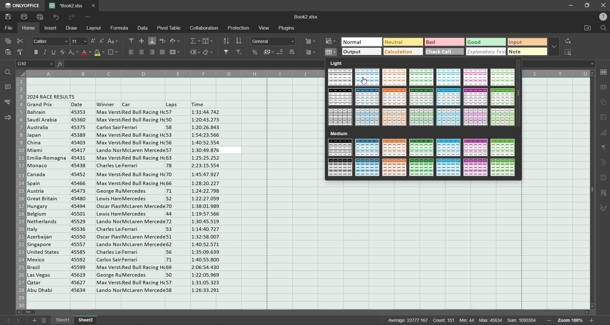 Image resolution: width=610 pixels, height=325 pixels. What do you see at coordinates (8, 87) in the screenshot?
I see `comments` at bounding box center [8, 87].